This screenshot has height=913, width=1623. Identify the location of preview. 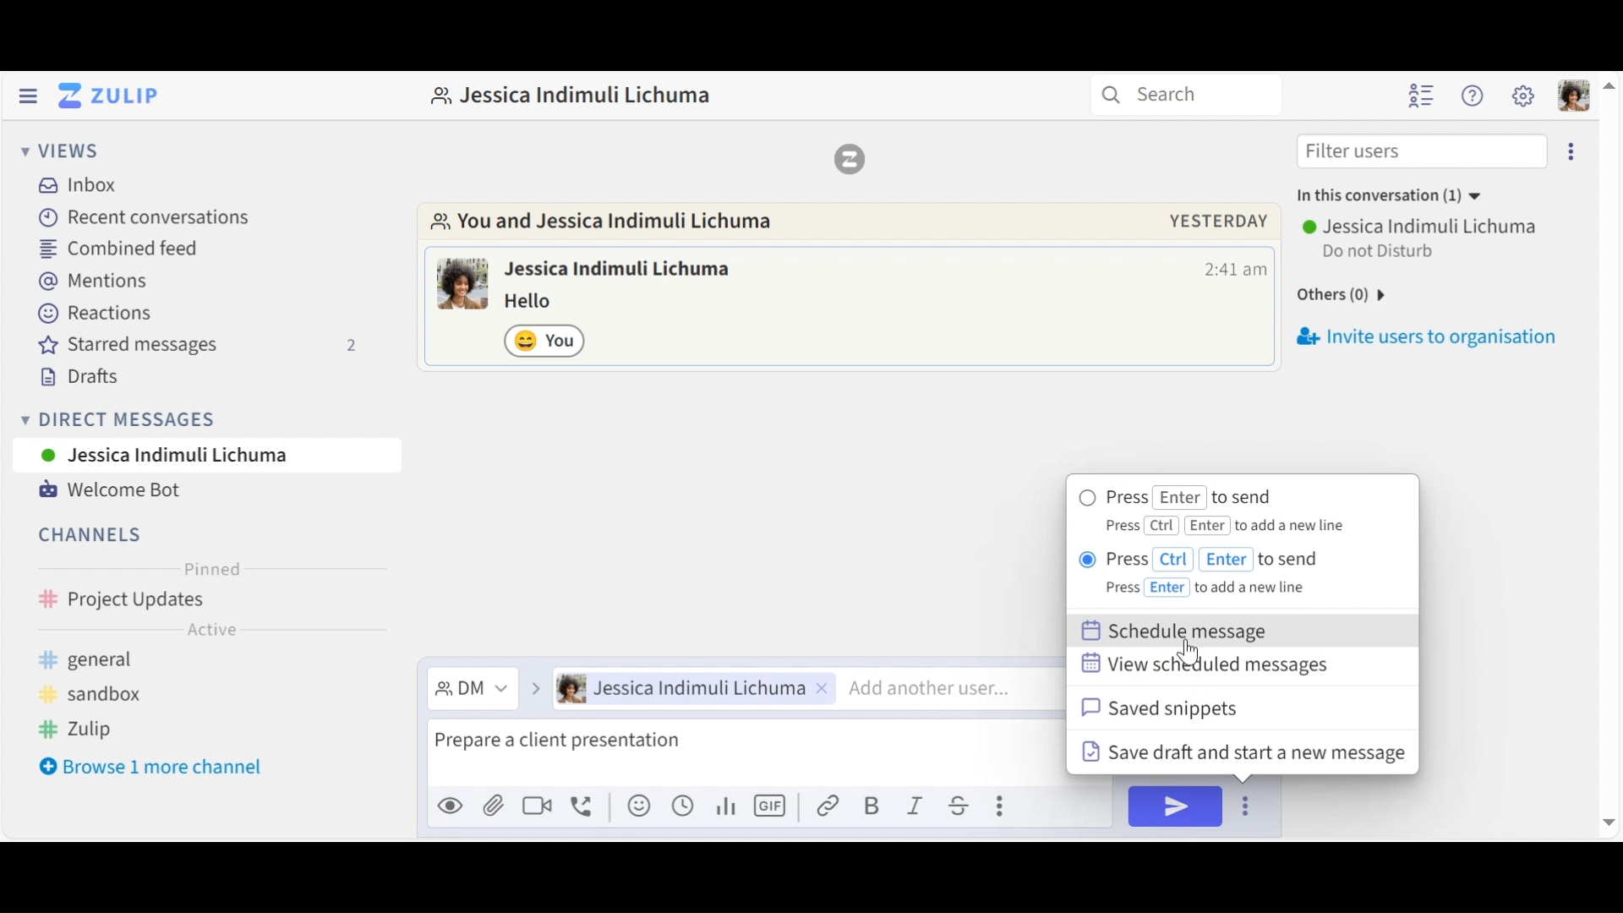
(451, 806).